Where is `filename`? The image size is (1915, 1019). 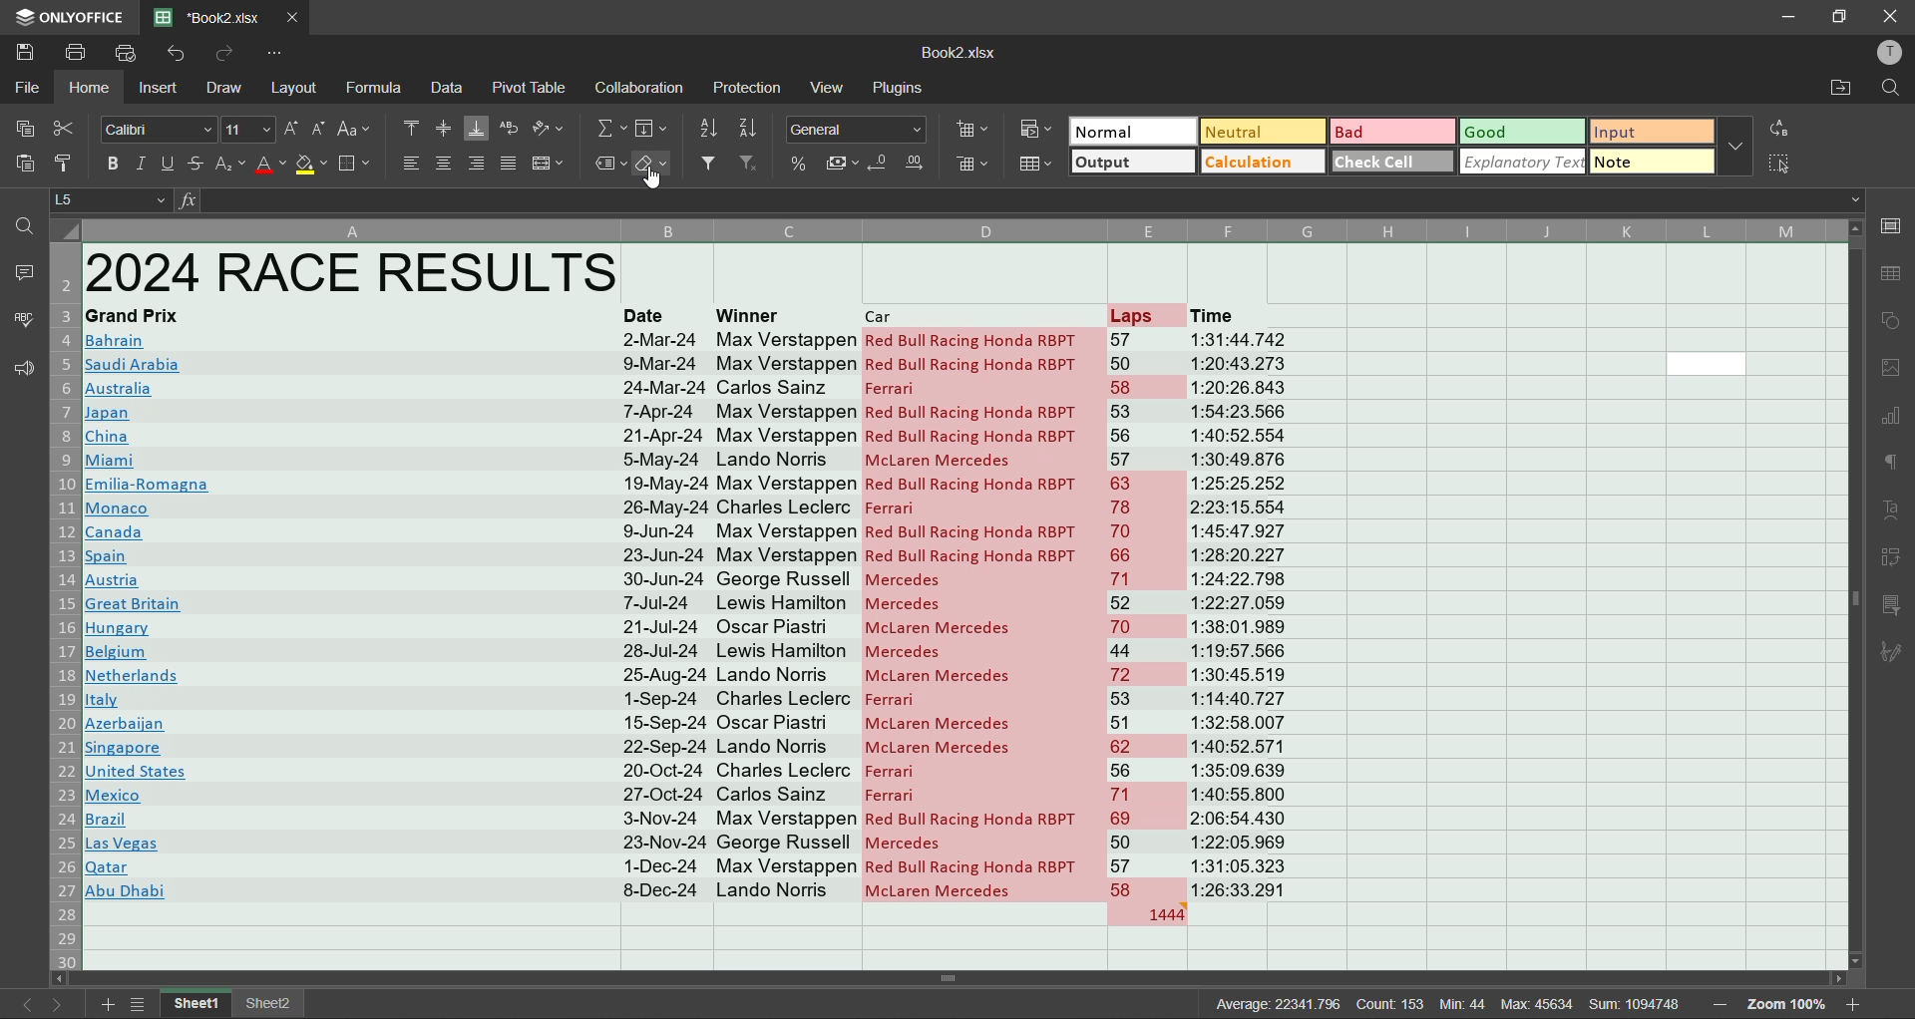 filename is located at coordinates (213, 16).